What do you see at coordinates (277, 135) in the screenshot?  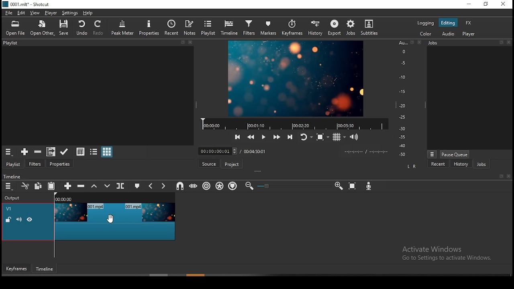 I see `play quickly forward` at bounding box center [277, 135].